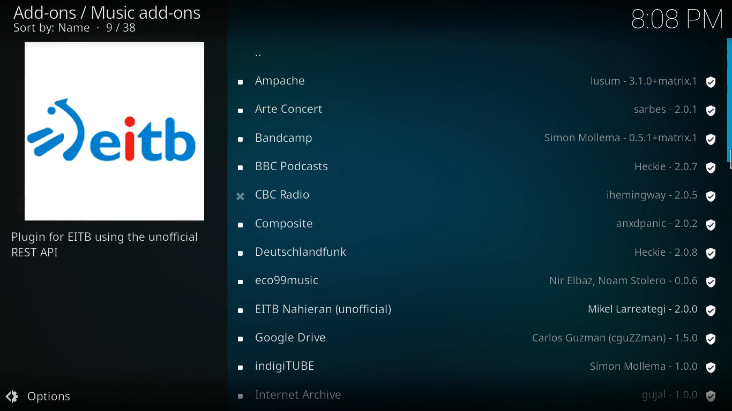 The height and width of the screenshot is (411, 732). Describe the element at coordinates (649, 368) in the screenshot. I see `provide` at that location.